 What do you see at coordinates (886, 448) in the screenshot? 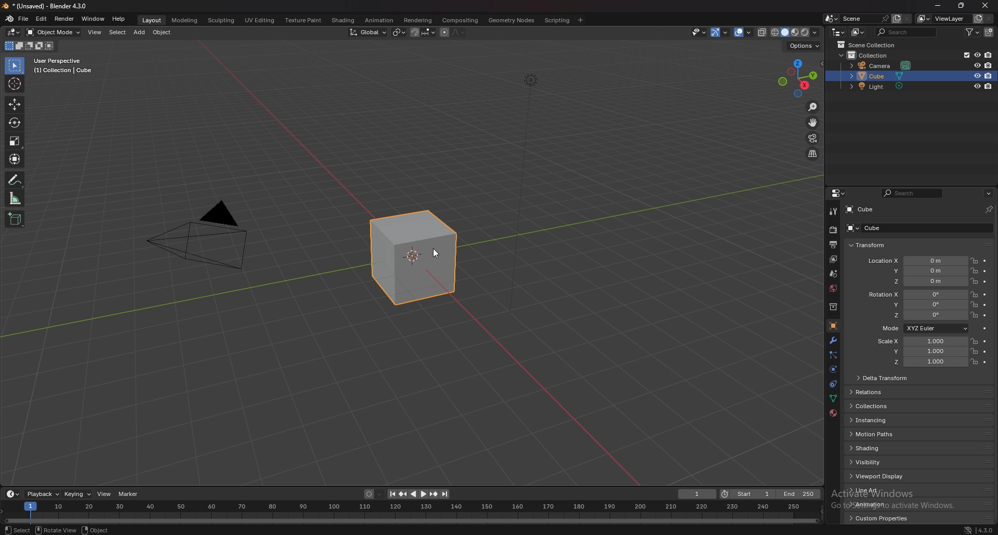
I see `shading` at bounding box center [886, 448].